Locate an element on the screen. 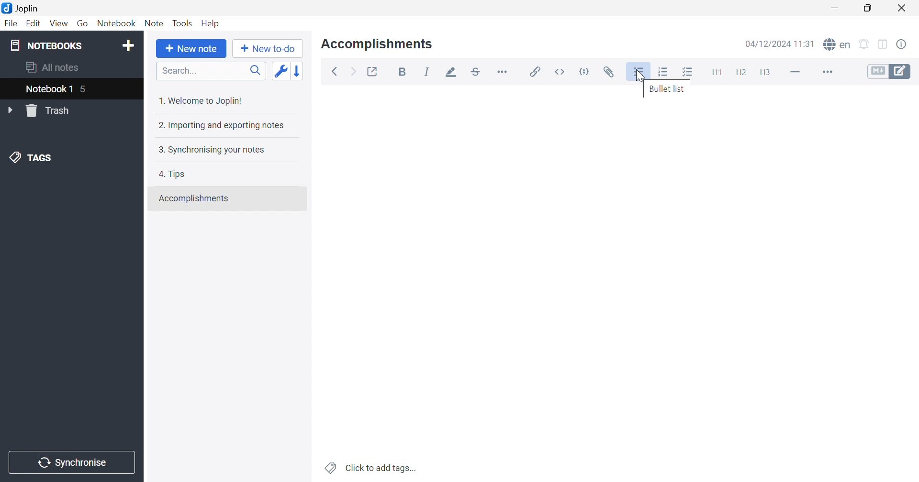 This screenshot has width=919, height=482. Edit is located at coordinates (35, 24).